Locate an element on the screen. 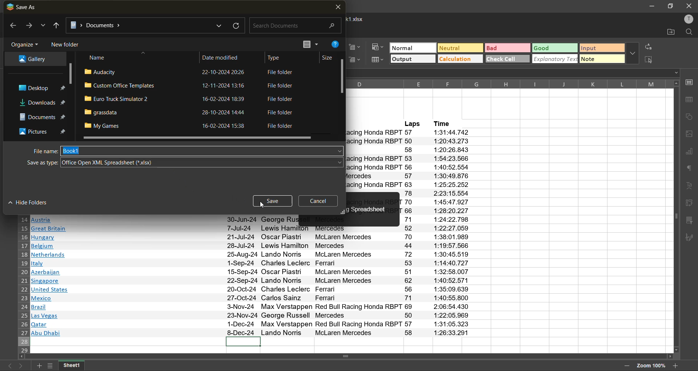  organize is located at coordinates (26, 44).